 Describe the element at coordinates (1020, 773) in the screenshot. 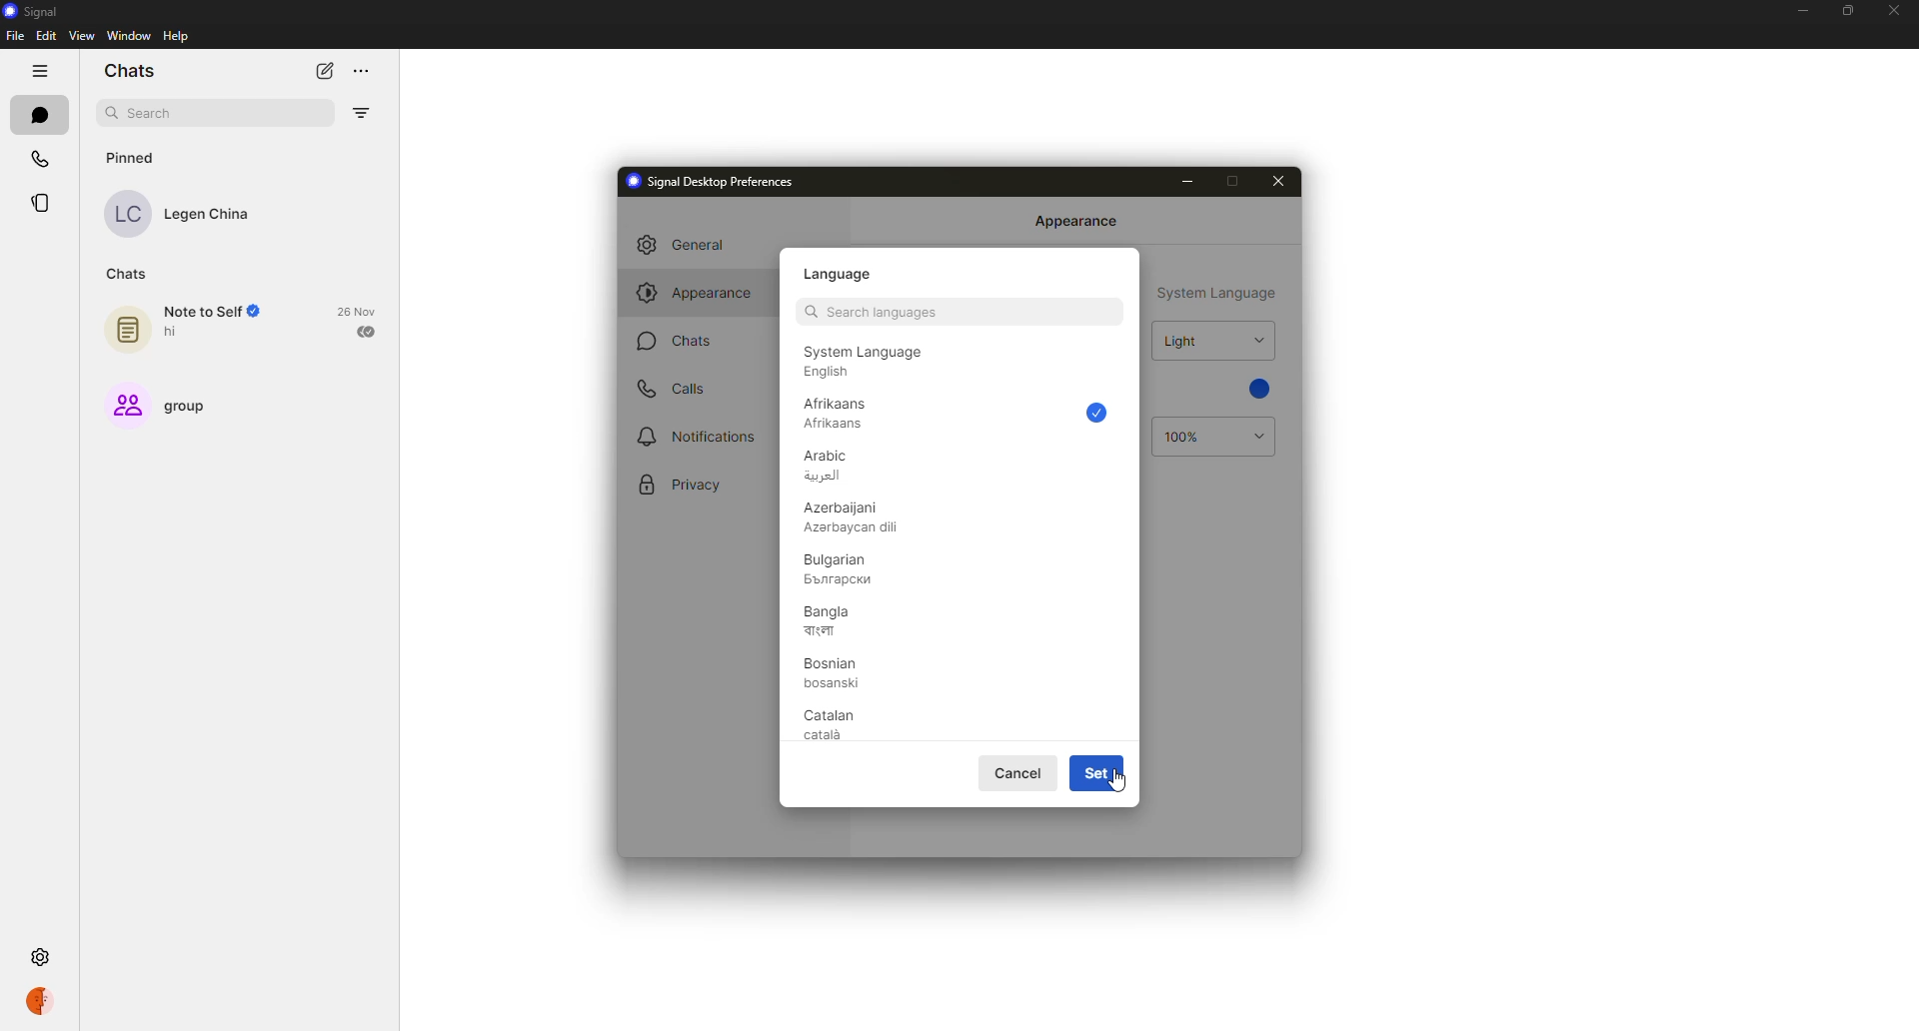

I see `cancel` at that location.